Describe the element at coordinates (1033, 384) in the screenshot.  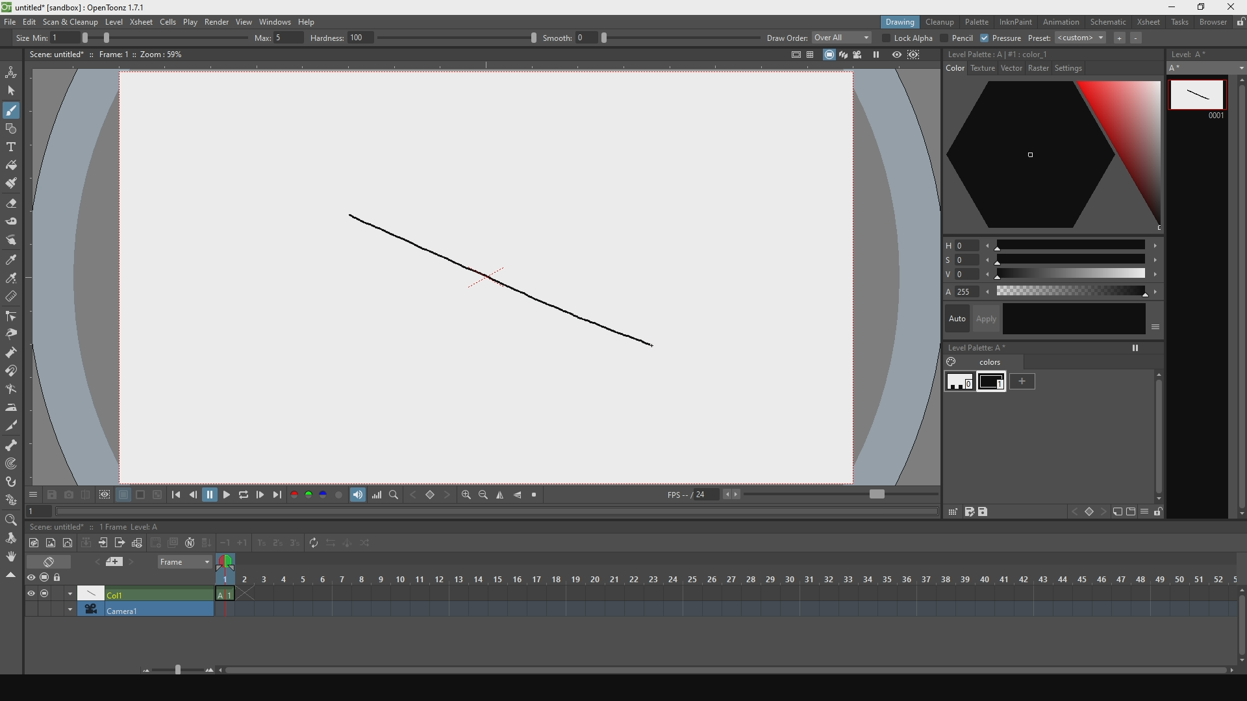
I see `add` at that location.